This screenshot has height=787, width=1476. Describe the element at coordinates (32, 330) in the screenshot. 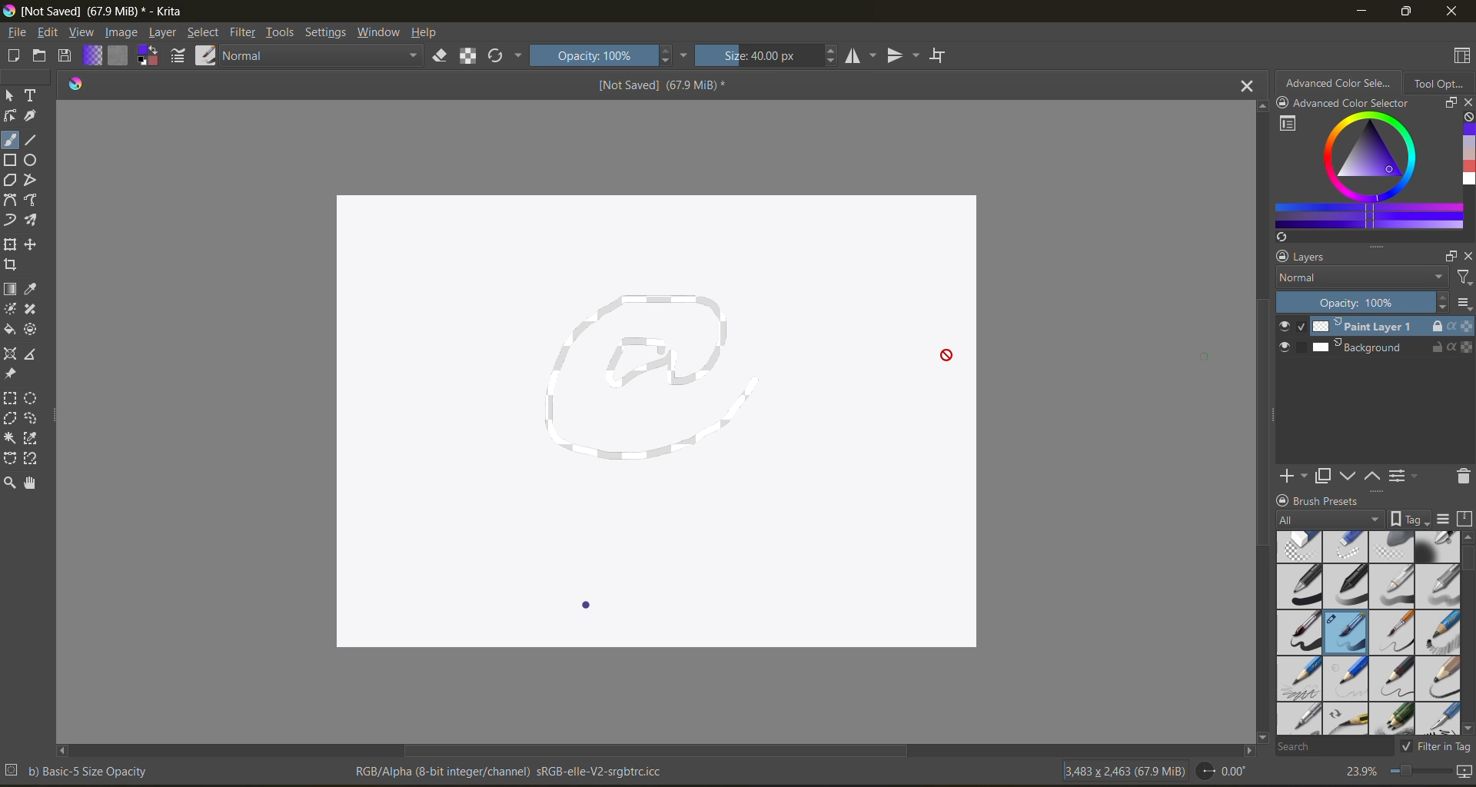

I see `enclose and fill` at that location.